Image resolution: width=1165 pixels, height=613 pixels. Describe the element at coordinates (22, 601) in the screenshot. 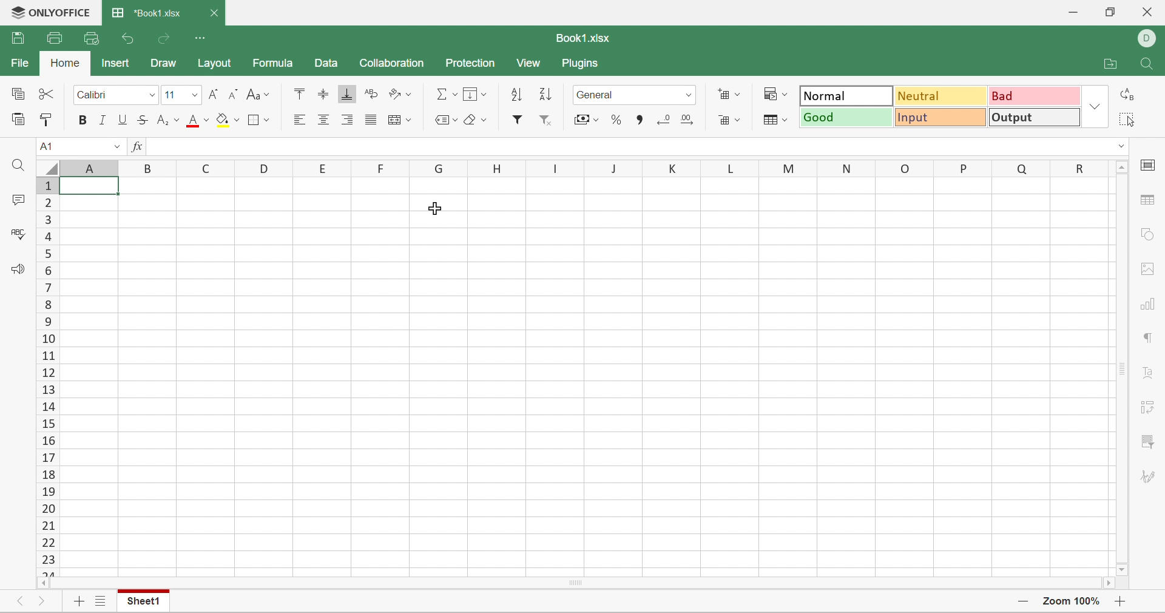

I see `Previous` at that location.